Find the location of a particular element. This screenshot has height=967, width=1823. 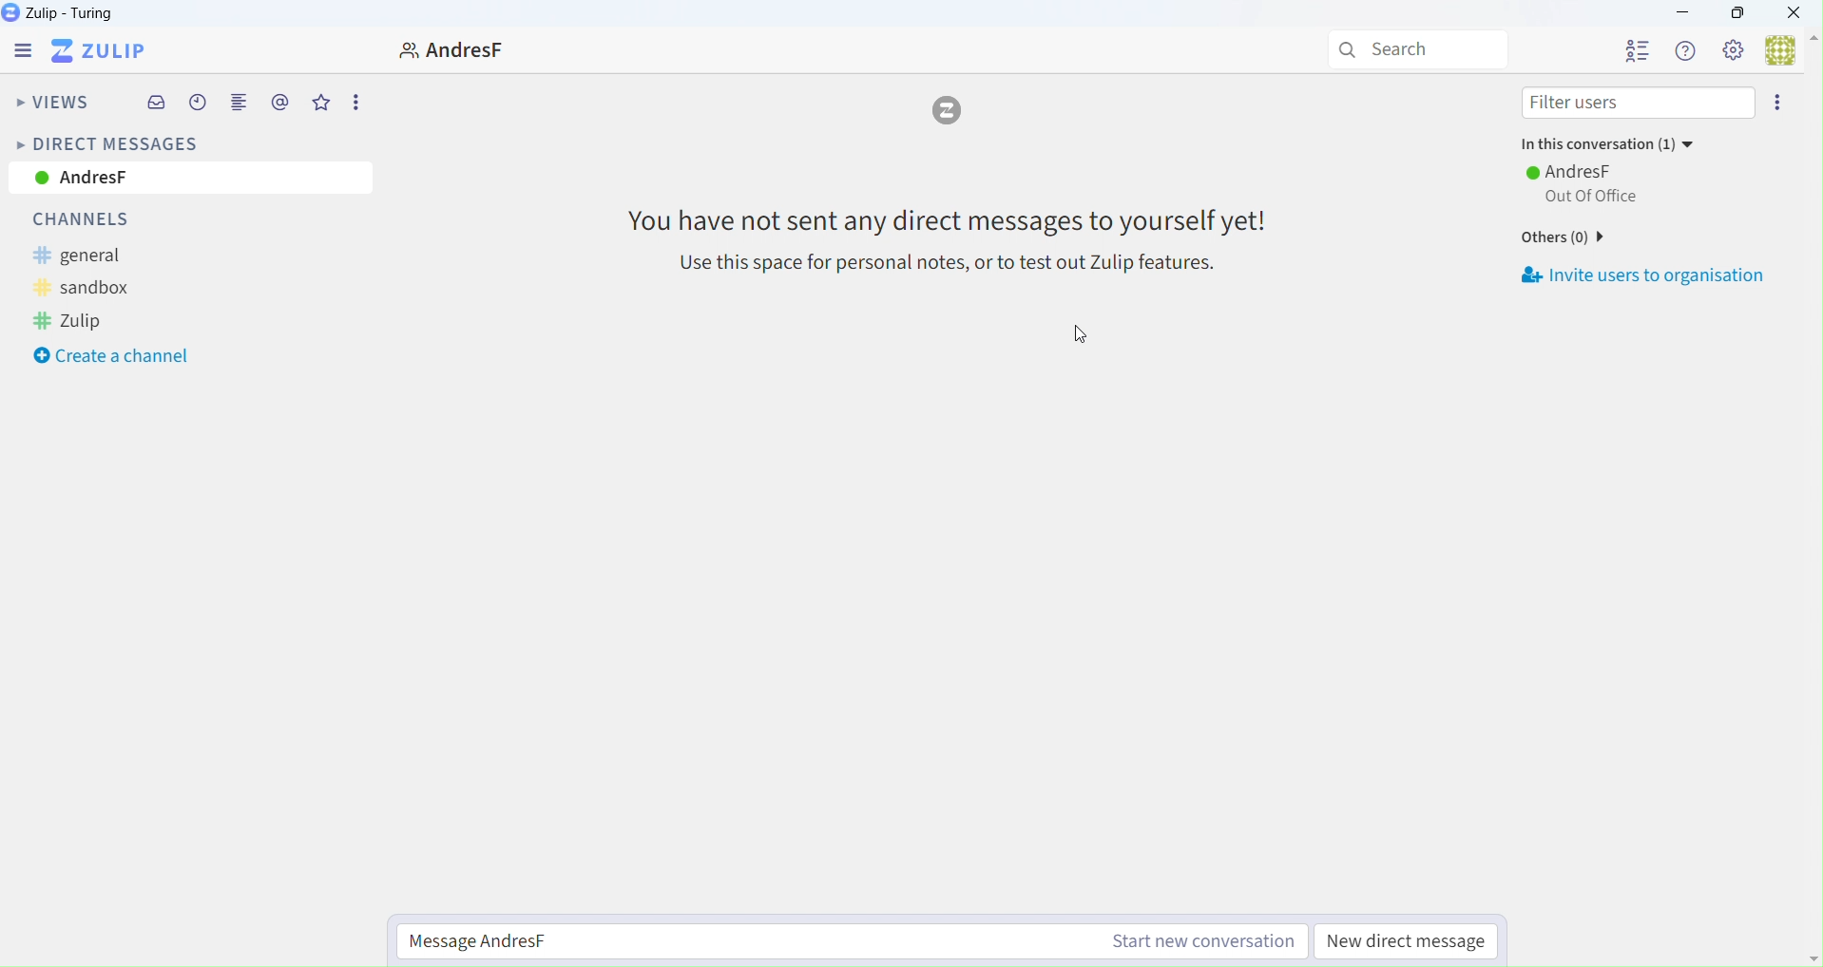

Channels is located at coordinates (95, 219).